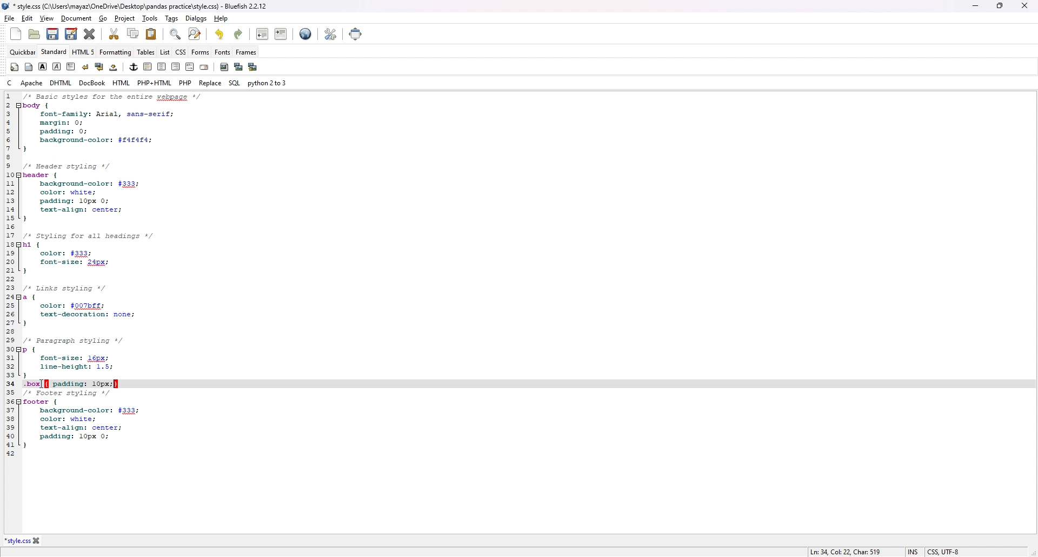 This screenshot has height=557, width=1038. I want to click on insert thumbnail, so click(238, 67).